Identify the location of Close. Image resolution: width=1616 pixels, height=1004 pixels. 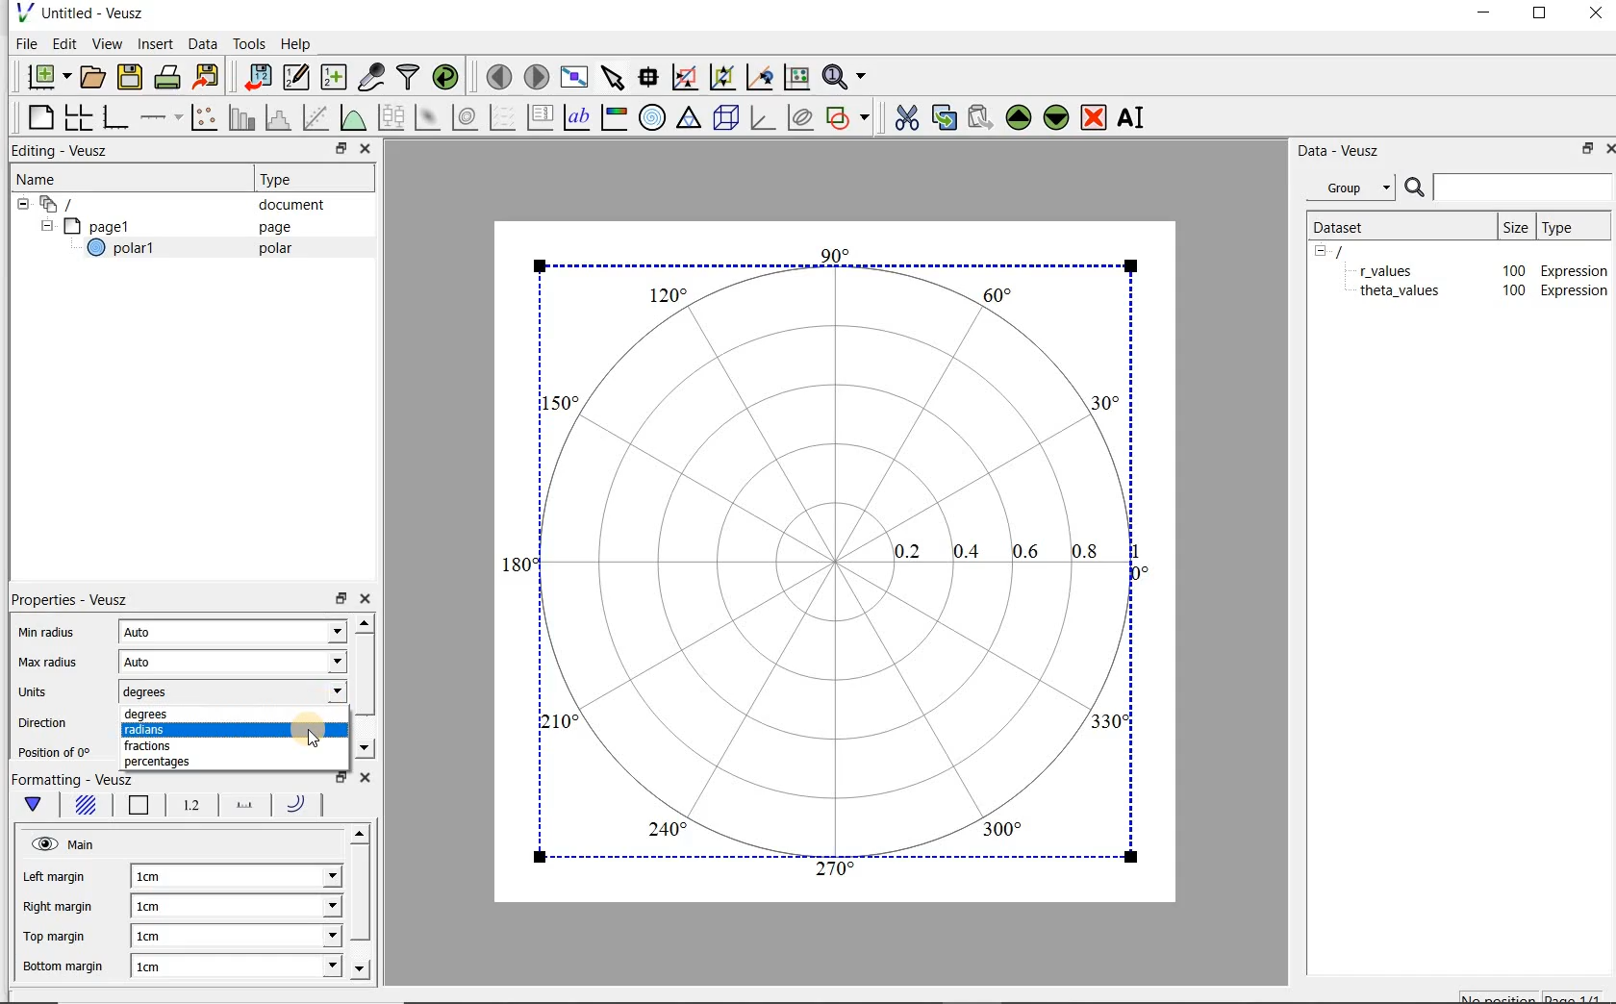
(364, 151).